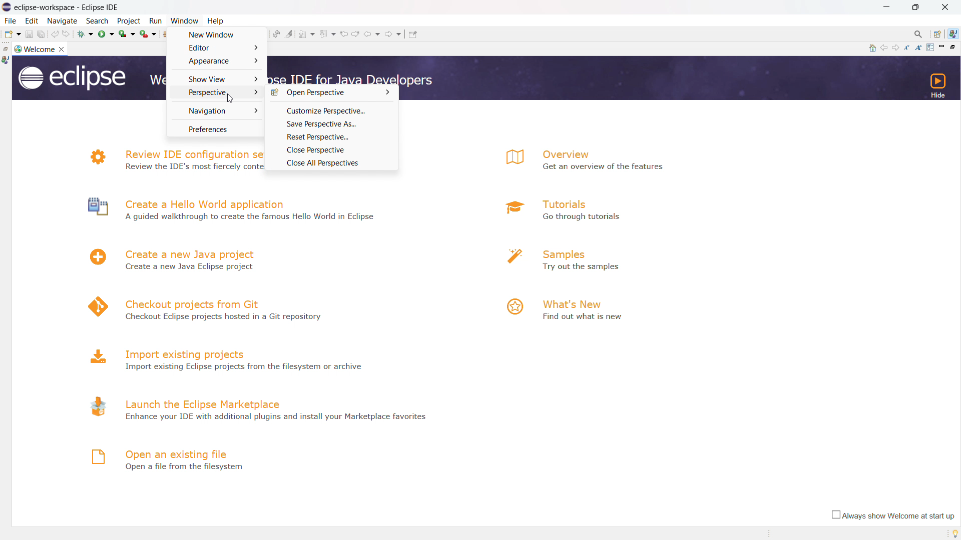  Describe the element at coordinates (331, 124) in the screenshot. I see `save perspective as` at that location.